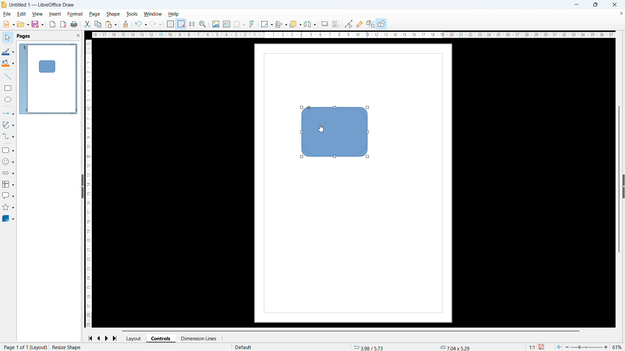  What do you see at coordinates (381, 24) in the screenshot?
I see `show draw functions` at bounding box center [381, 24].